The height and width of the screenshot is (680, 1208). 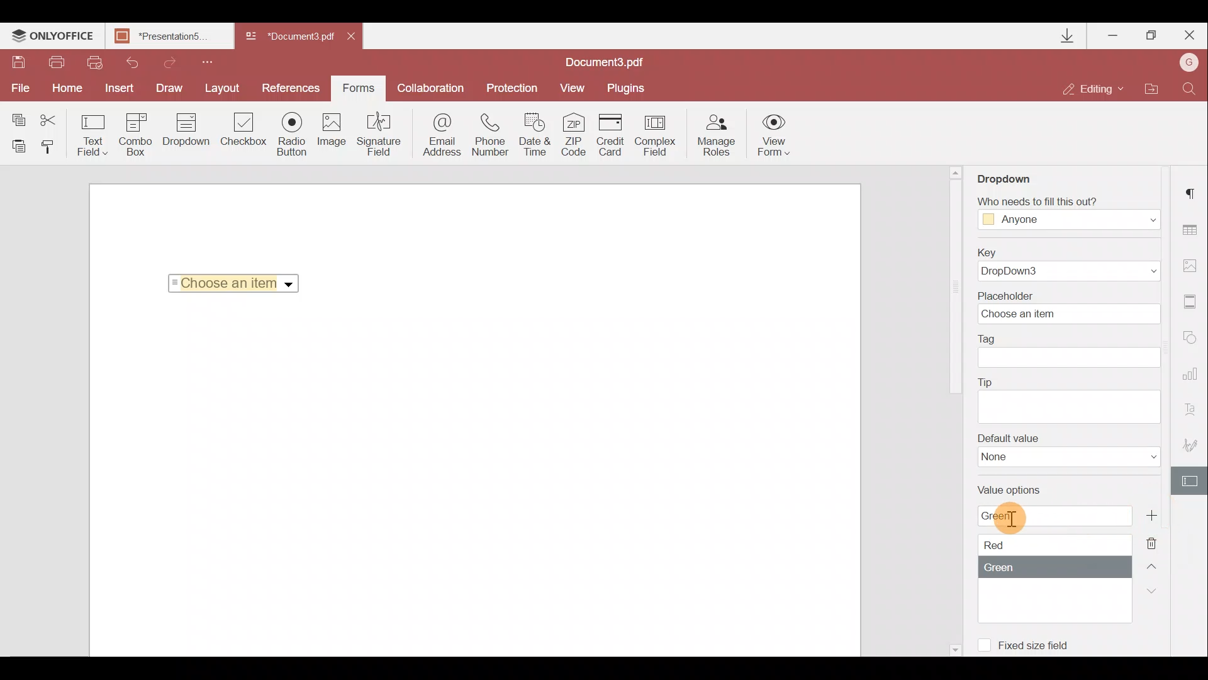 What do you see at coordinates (359, 88) in the screenshot?
I see `Forms` at bounding box center [359, 88].